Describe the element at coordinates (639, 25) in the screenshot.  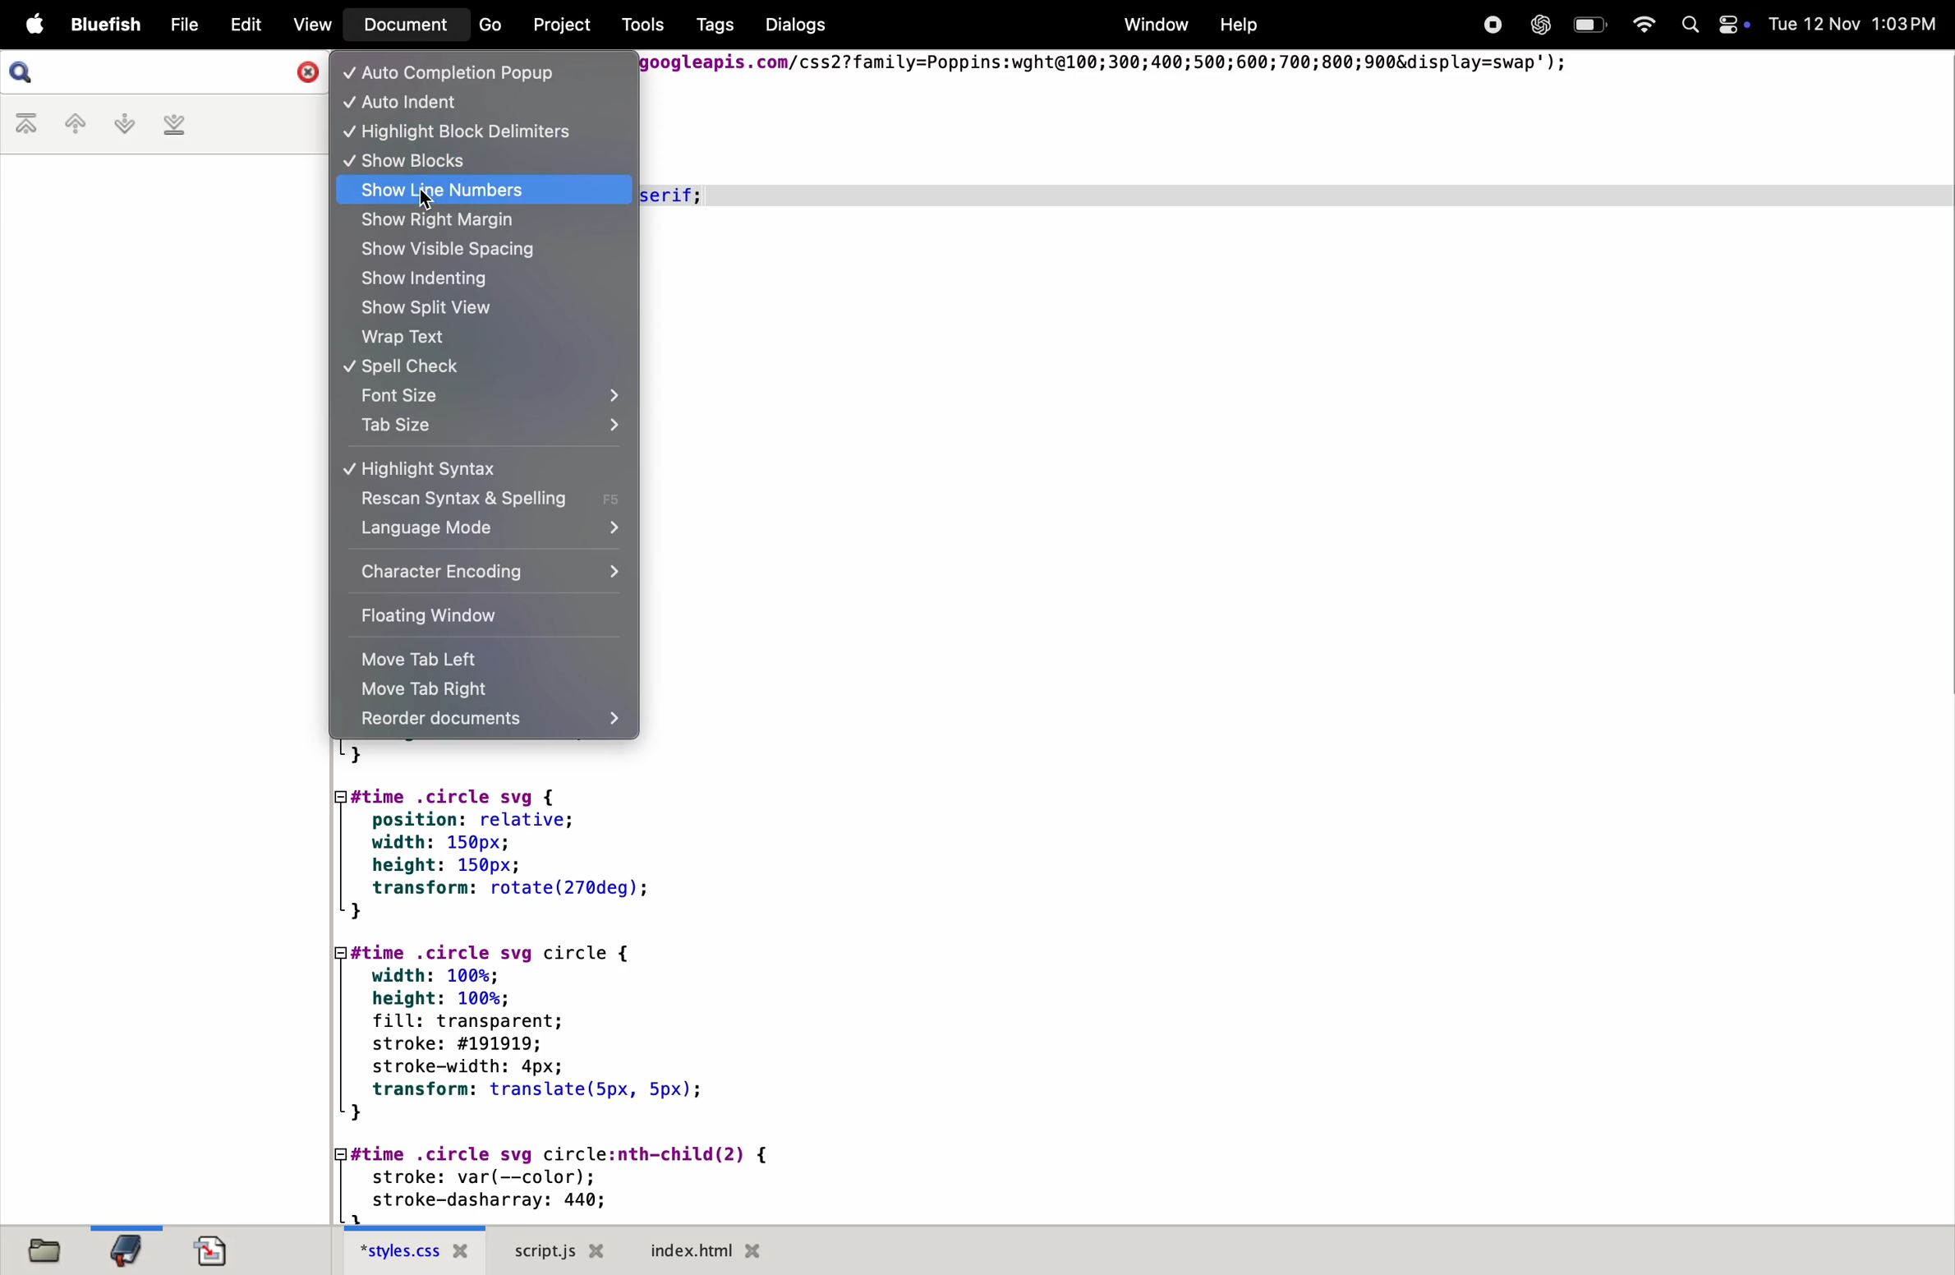
I see `Tools` at that location.